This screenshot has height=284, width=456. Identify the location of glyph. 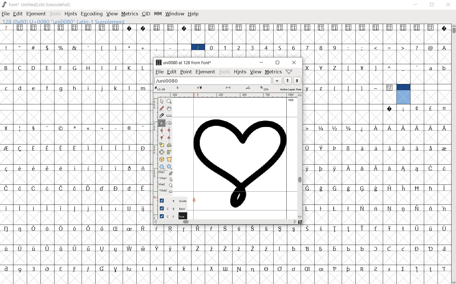
(47, 208).